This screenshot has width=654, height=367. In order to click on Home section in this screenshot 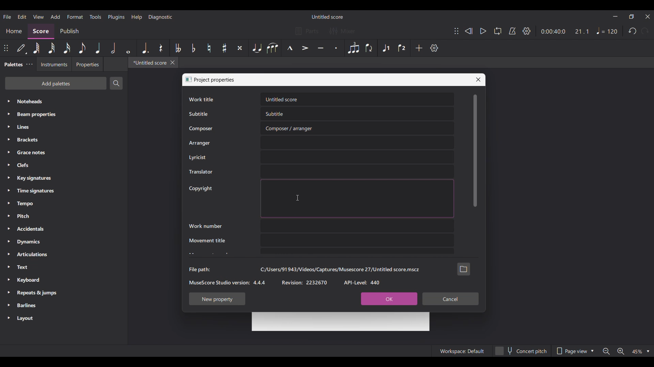, I will do `click(14, 32)`.